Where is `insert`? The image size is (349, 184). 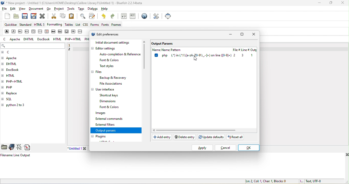
insert is located at coordinates (60, 32).